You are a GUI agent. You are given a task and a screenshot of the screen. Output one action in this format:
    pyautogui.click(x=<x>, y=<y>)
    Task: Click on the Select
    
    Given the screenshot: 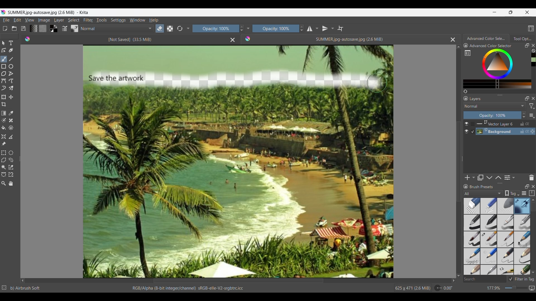 What is the action you would take?
    pyautogui.click(x=74, y=20)
    